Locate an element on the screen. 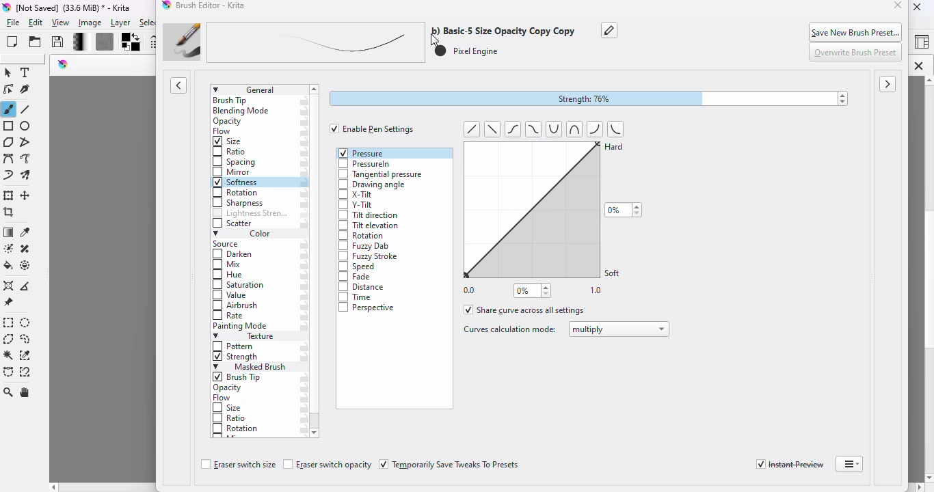 This screenshot has width=934, height=492. multibrush tool is located at coordinates (27, 176).